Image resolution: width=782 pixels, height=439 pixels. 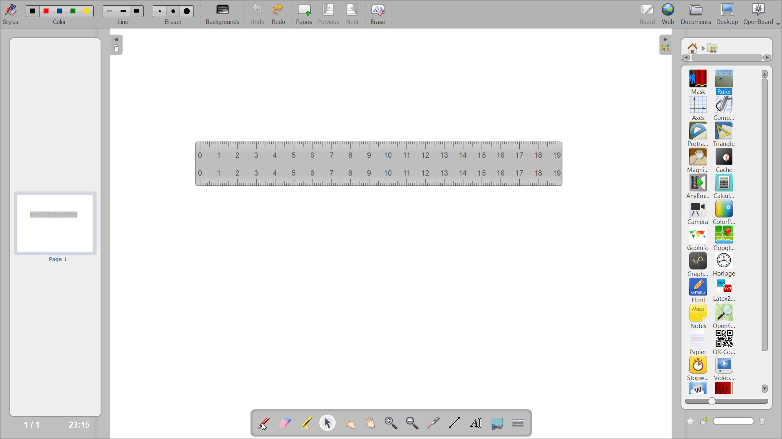 I want to click on triangle, so click(x=724, y=135).